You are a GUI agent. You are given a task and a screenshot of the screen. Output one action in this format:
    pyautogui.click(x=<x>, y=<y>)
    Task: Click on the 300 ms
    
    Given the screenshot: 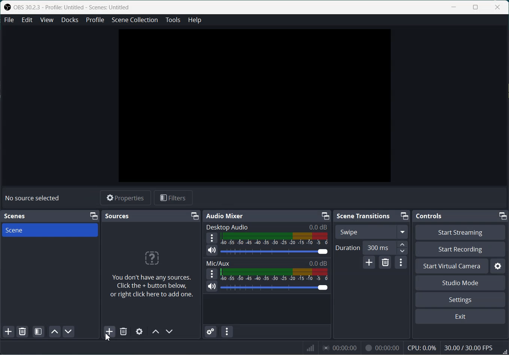 What is the action you would take?
    pyautogui.click(x=386, y=248)
    